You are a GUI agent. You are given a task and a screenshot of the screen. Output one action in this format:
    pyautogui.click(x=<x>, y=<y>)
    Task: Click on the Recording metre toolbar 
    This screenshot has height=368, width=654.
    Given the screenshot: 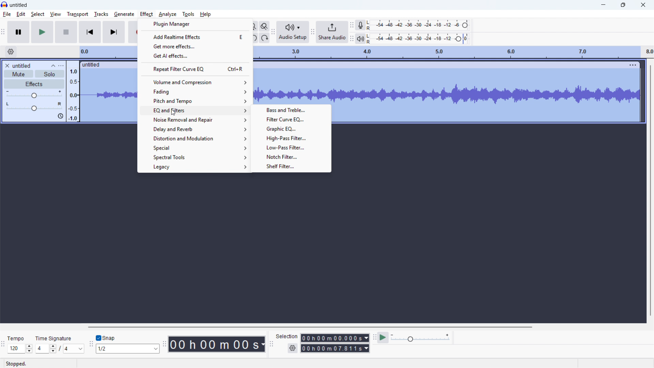 What is the action you would take?
    pyautogui.click(x=352, y=25)
    